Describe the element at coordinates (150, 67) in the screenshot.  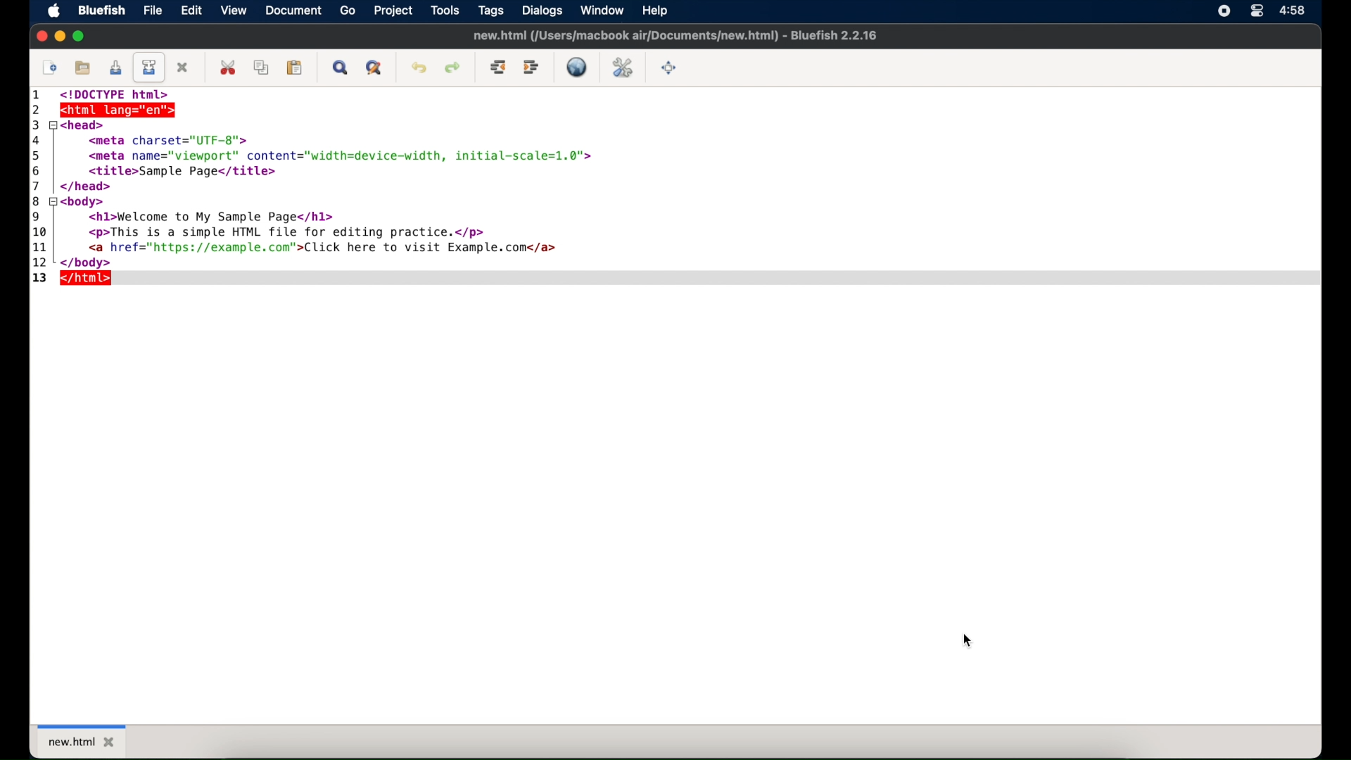
I see `save file as` at that location.